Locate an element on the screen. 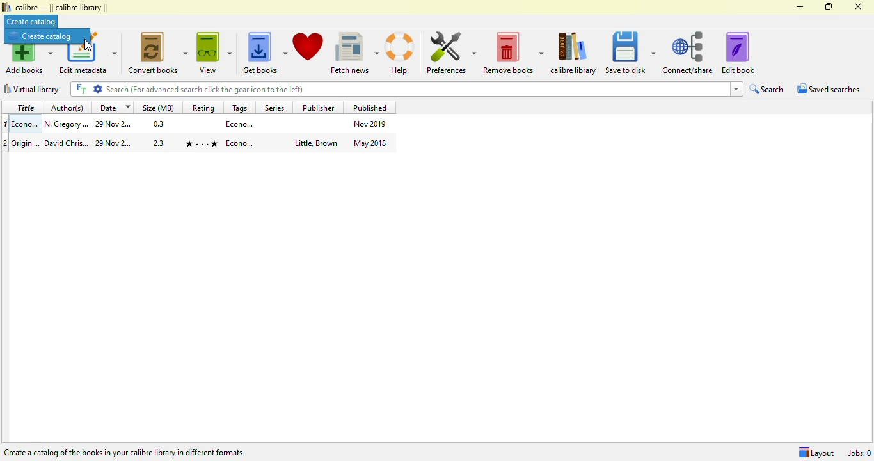  publisher is located at coordinates (319, 107).